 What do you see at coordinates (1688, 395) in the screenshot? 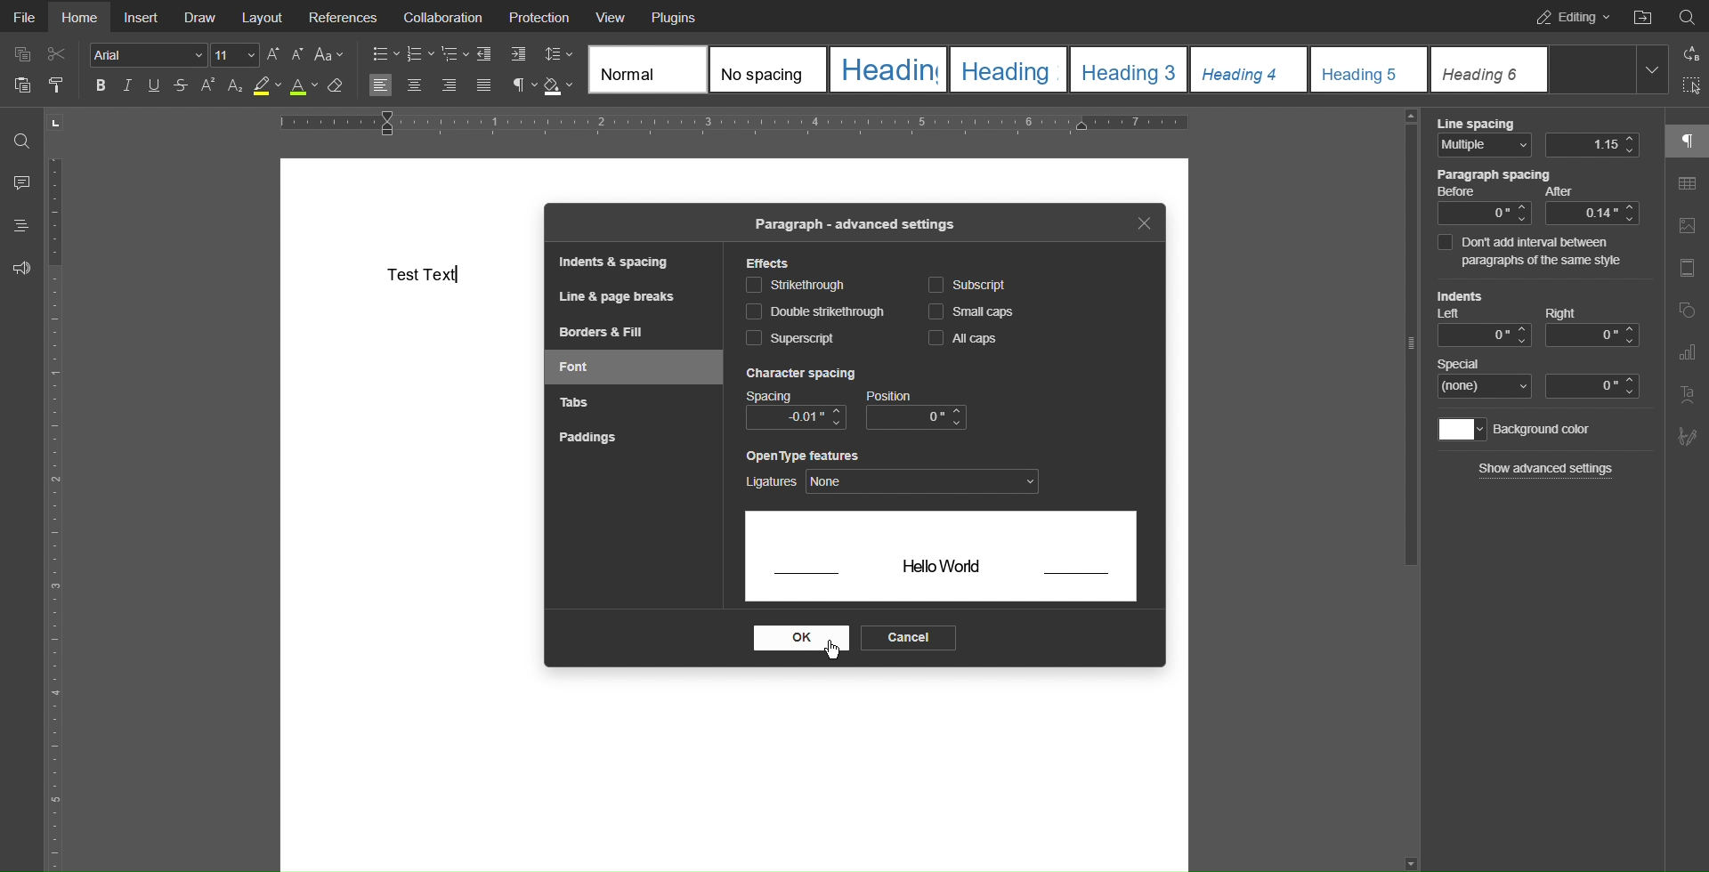
I see `Text Art` at bounding box center [1688, 395].